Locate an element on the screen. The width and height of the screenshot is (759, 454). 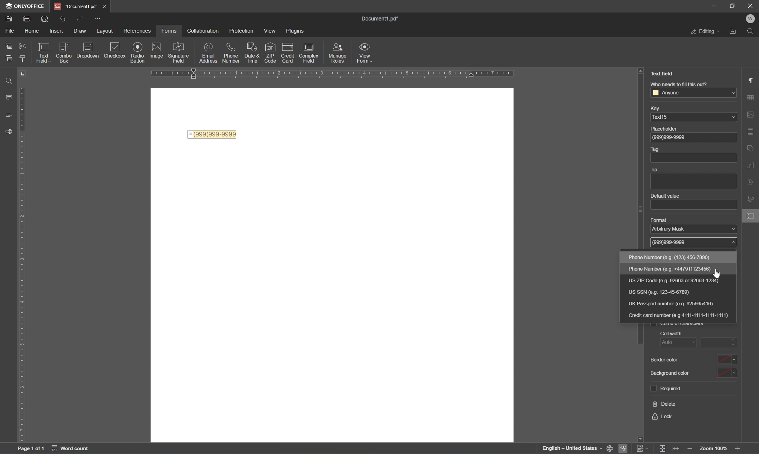
headings is located at coordinates (7, 113).